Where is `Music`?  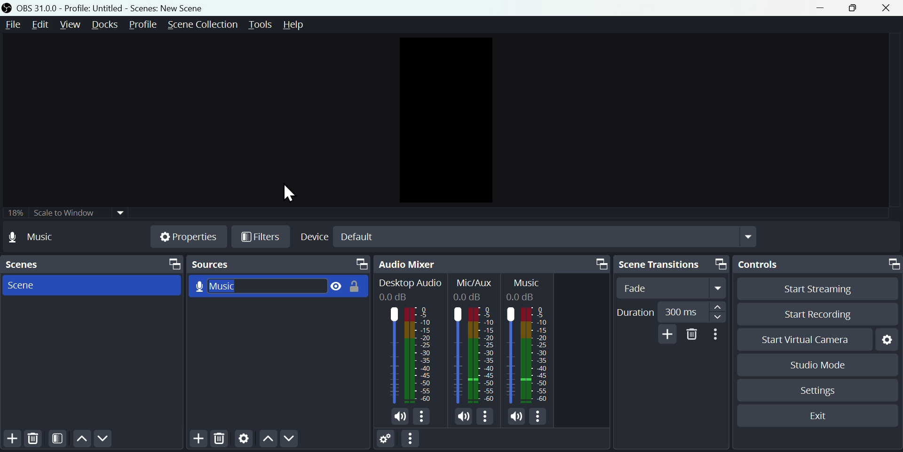
Music is located at coordinates (219, 285).